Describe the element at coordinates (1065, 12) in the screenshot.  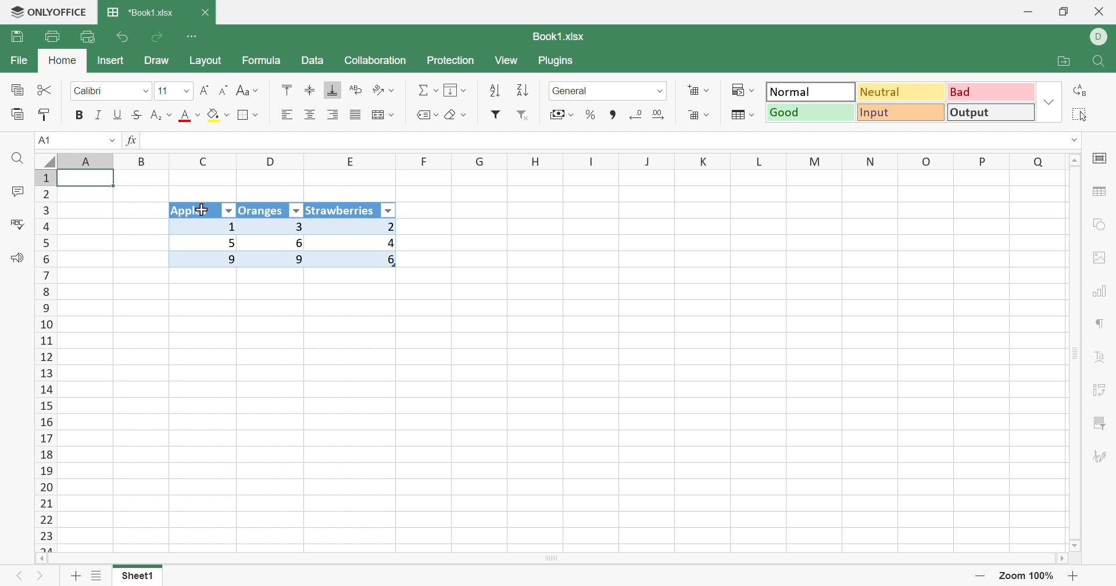
I see `Restore Down` at that location.